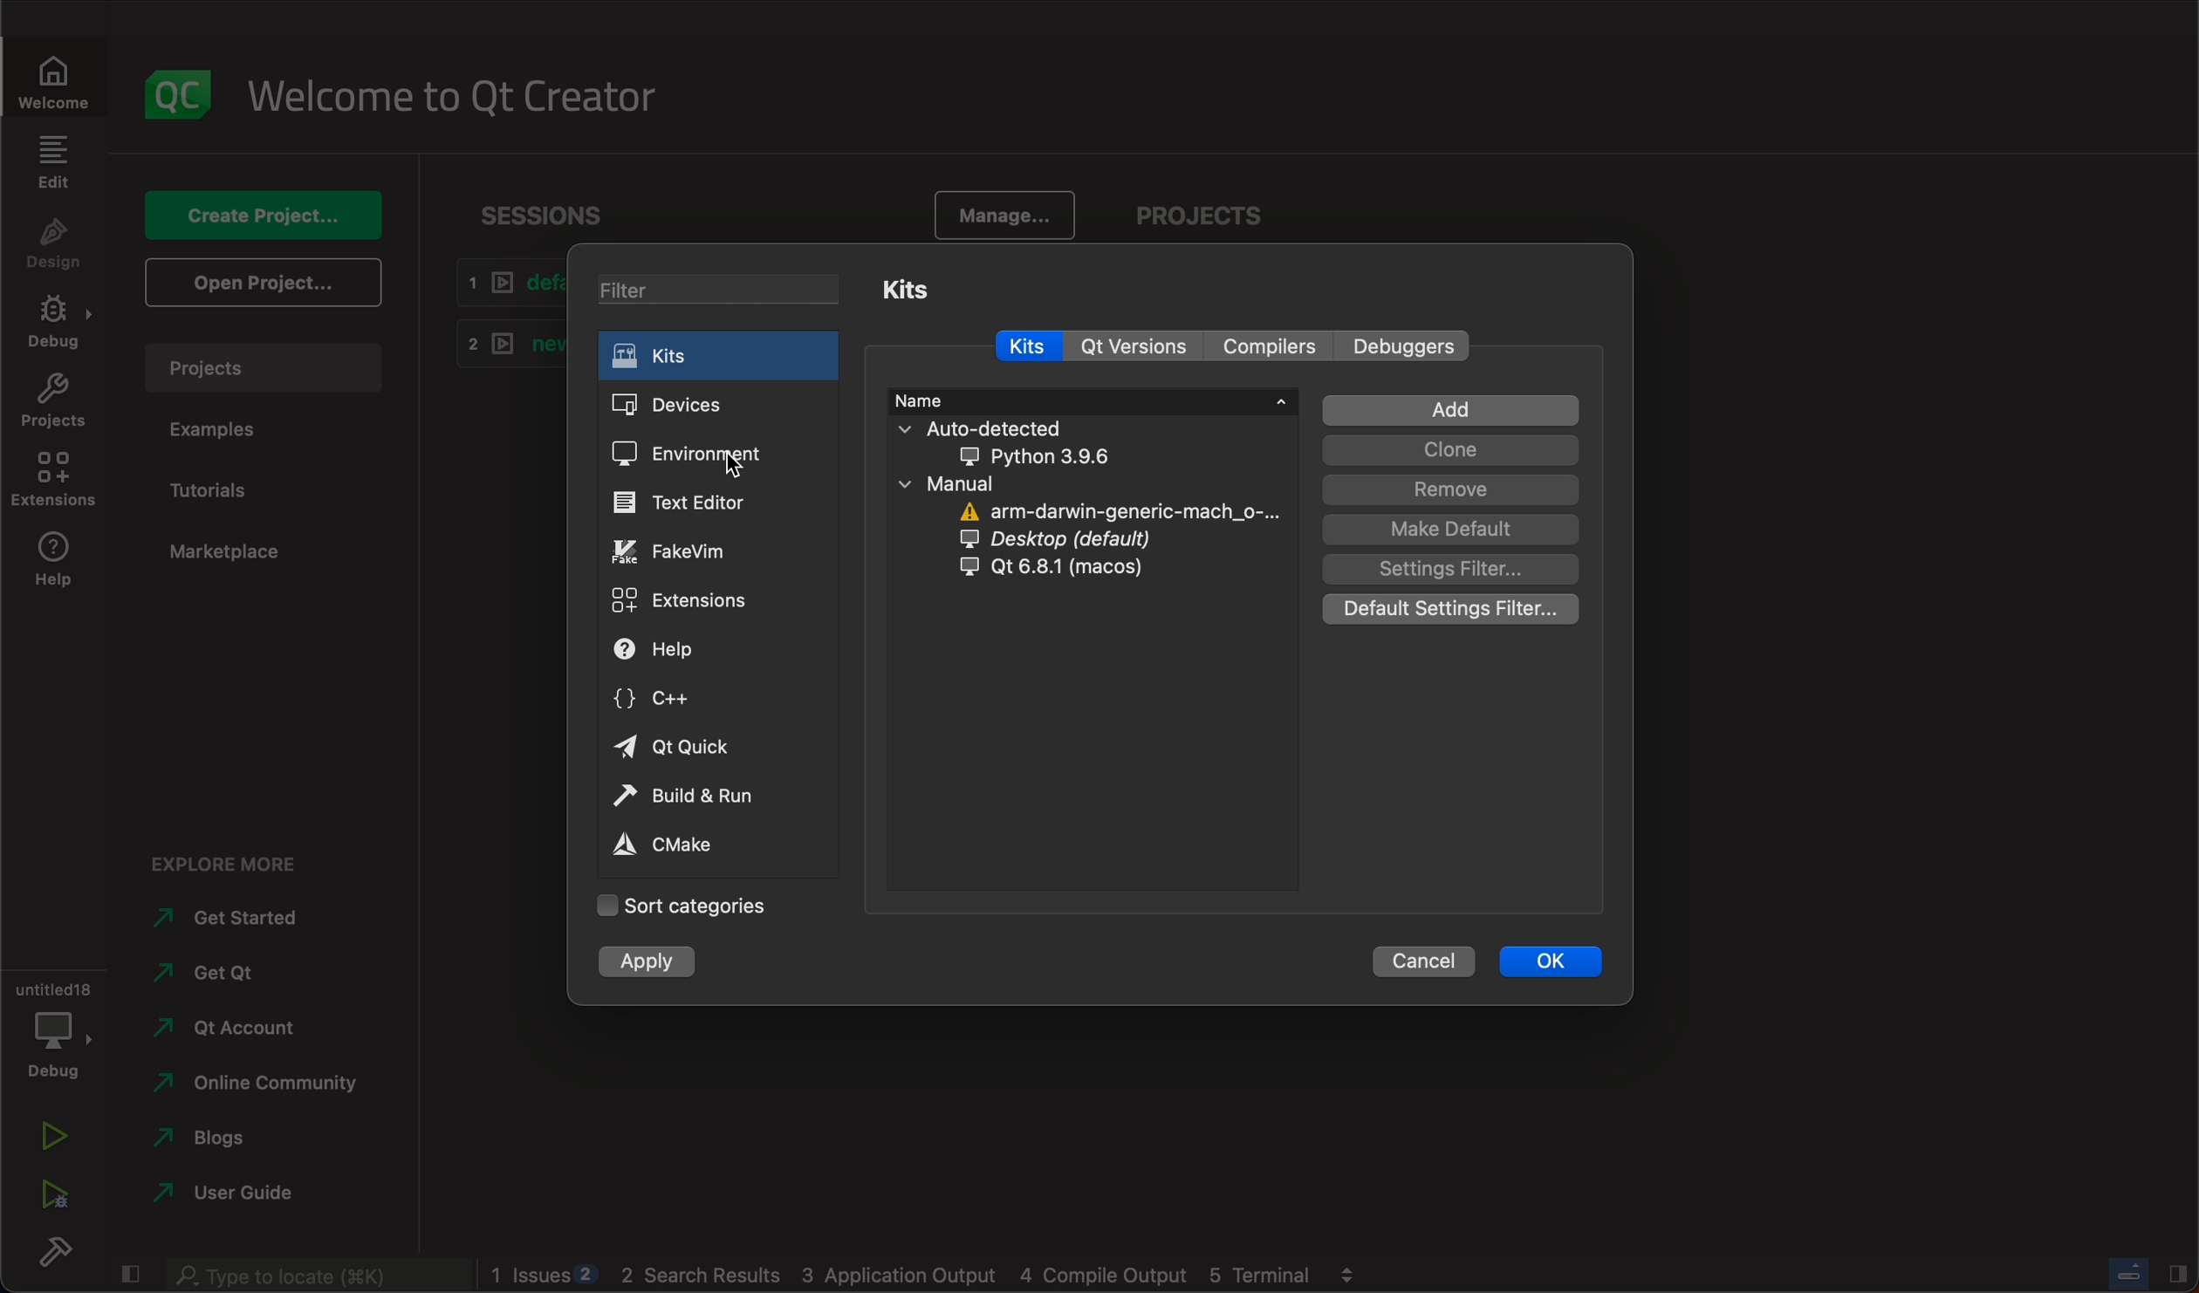 The height and width of the screenshot is (1293, 2199). Describe the element at coordinates (222, 430) in the screenshot. I see `examples` at that location.